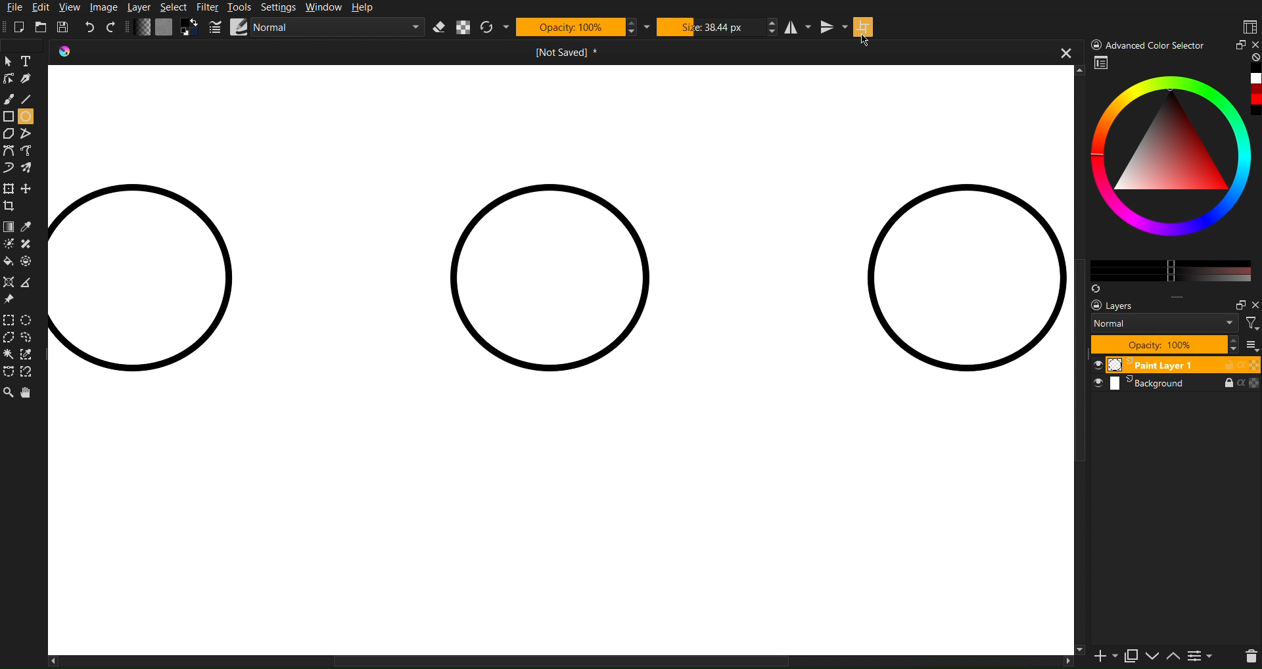 This screenshot has width=1262, height=669. Describe the element at coordinates (1253, 344) in the screenshot. I see `more` at that location.